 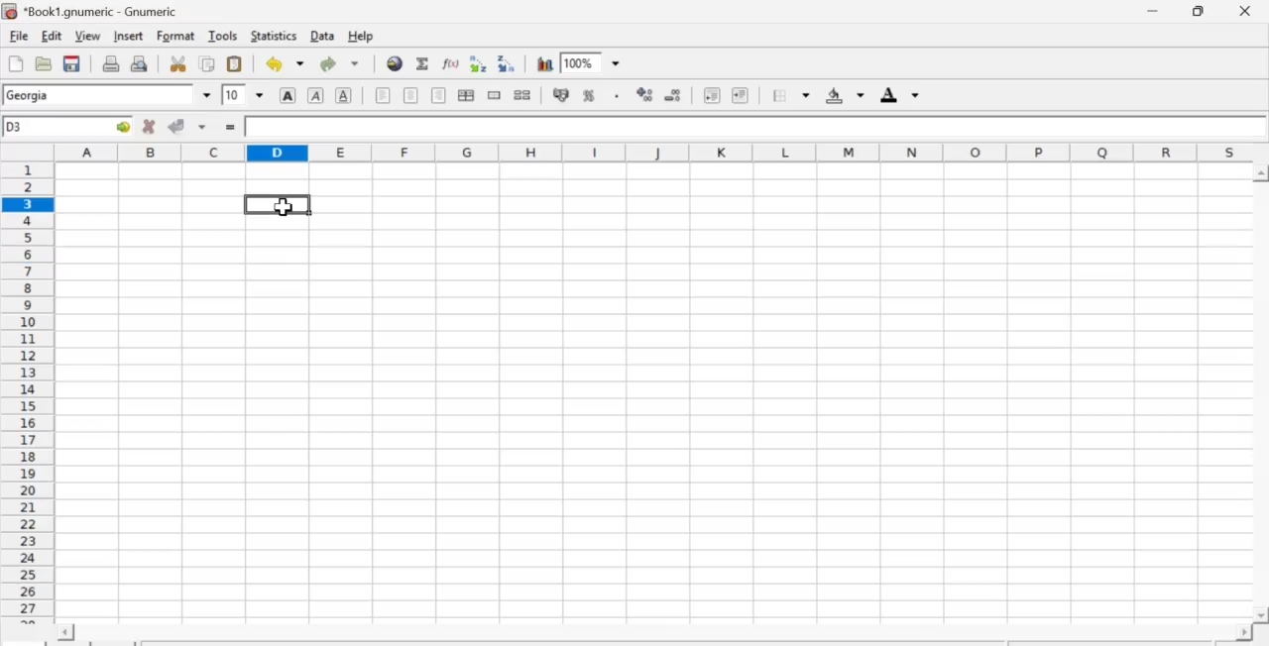 What do you see at coordinates (178, 63) in the screenshot?
I see `Cut` at bounding box center [178, 63].